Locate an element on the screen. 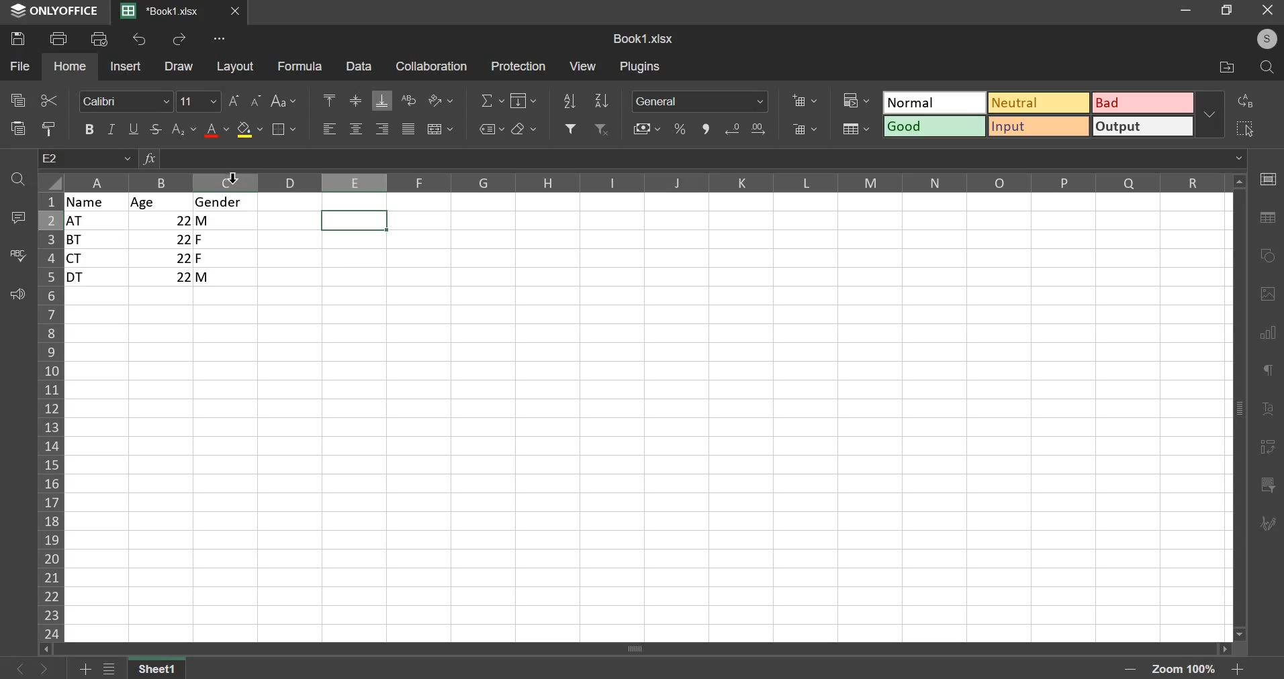 The image size is (1284, 679). copy is located at coordinates (17, 99).